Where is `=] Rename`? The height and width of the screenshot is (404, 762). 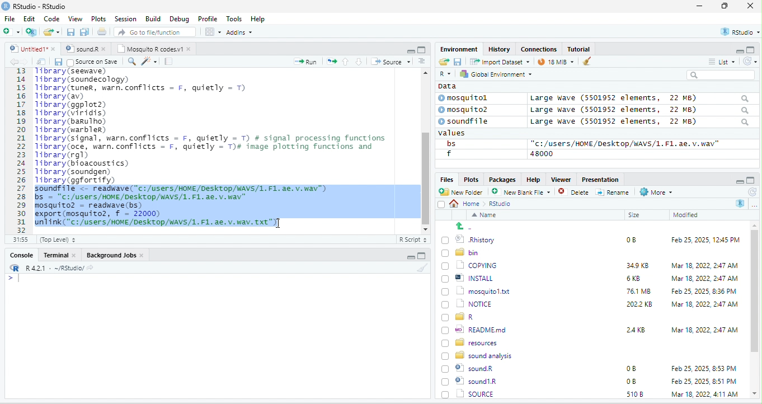
=] Rename is located at coordinates (613, 192).